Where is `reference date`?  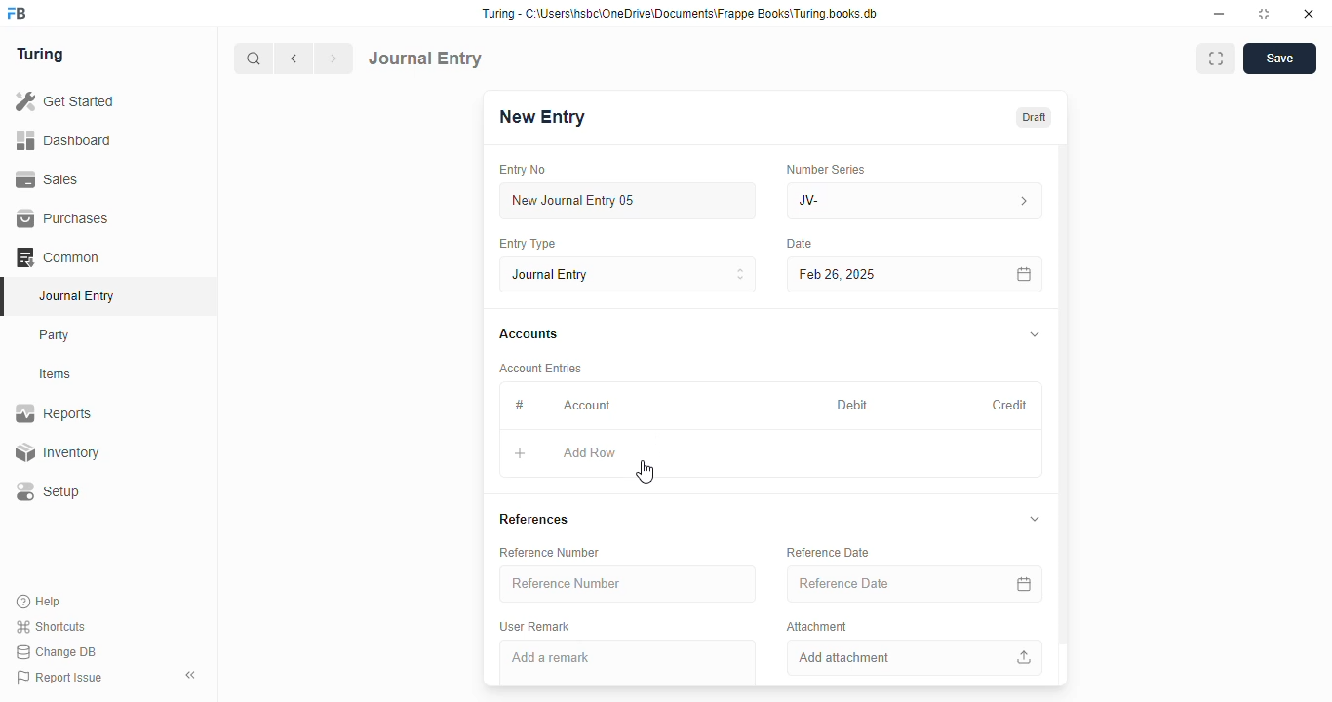 reference date is located at coordinates (884, 584).